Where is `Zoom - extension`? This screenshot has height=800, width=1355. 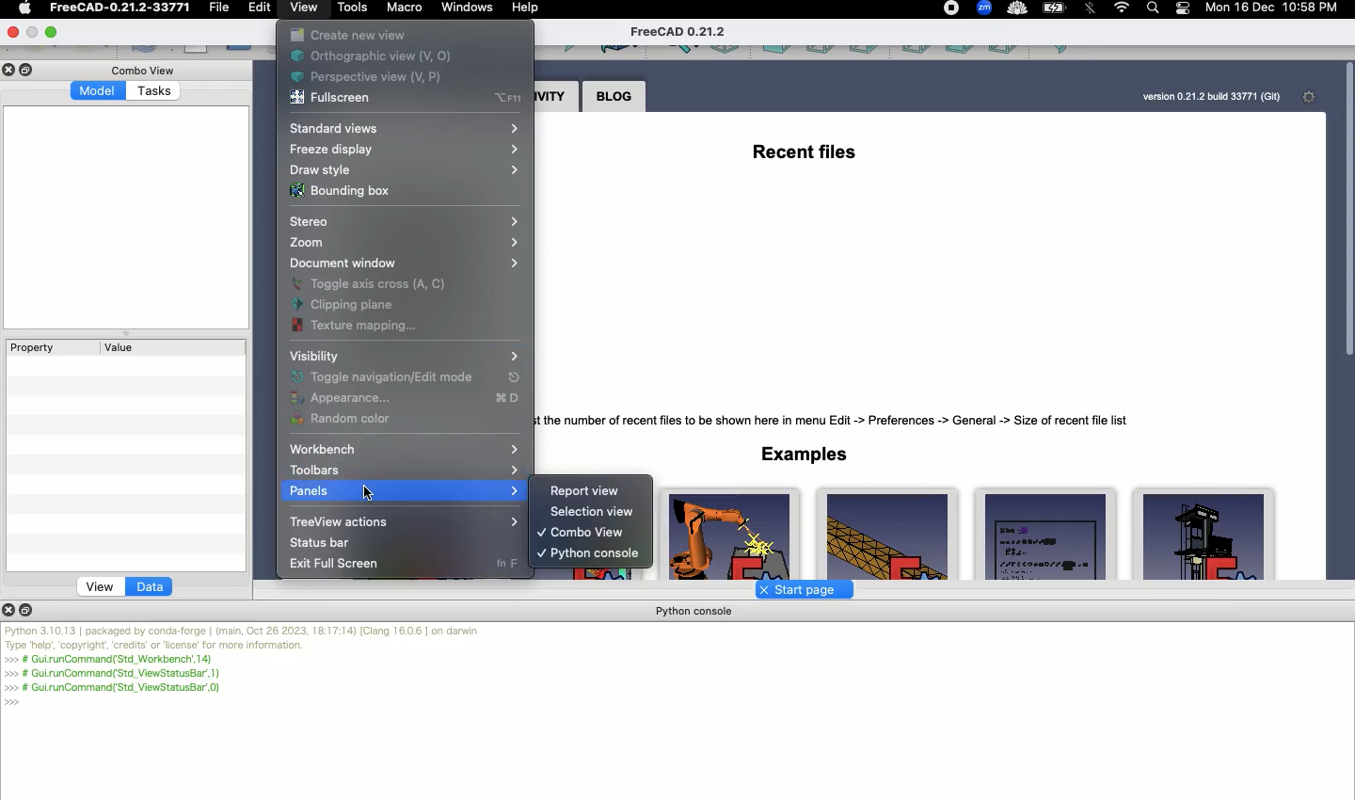 Zoom - extension is located at coordinates (983, 9).